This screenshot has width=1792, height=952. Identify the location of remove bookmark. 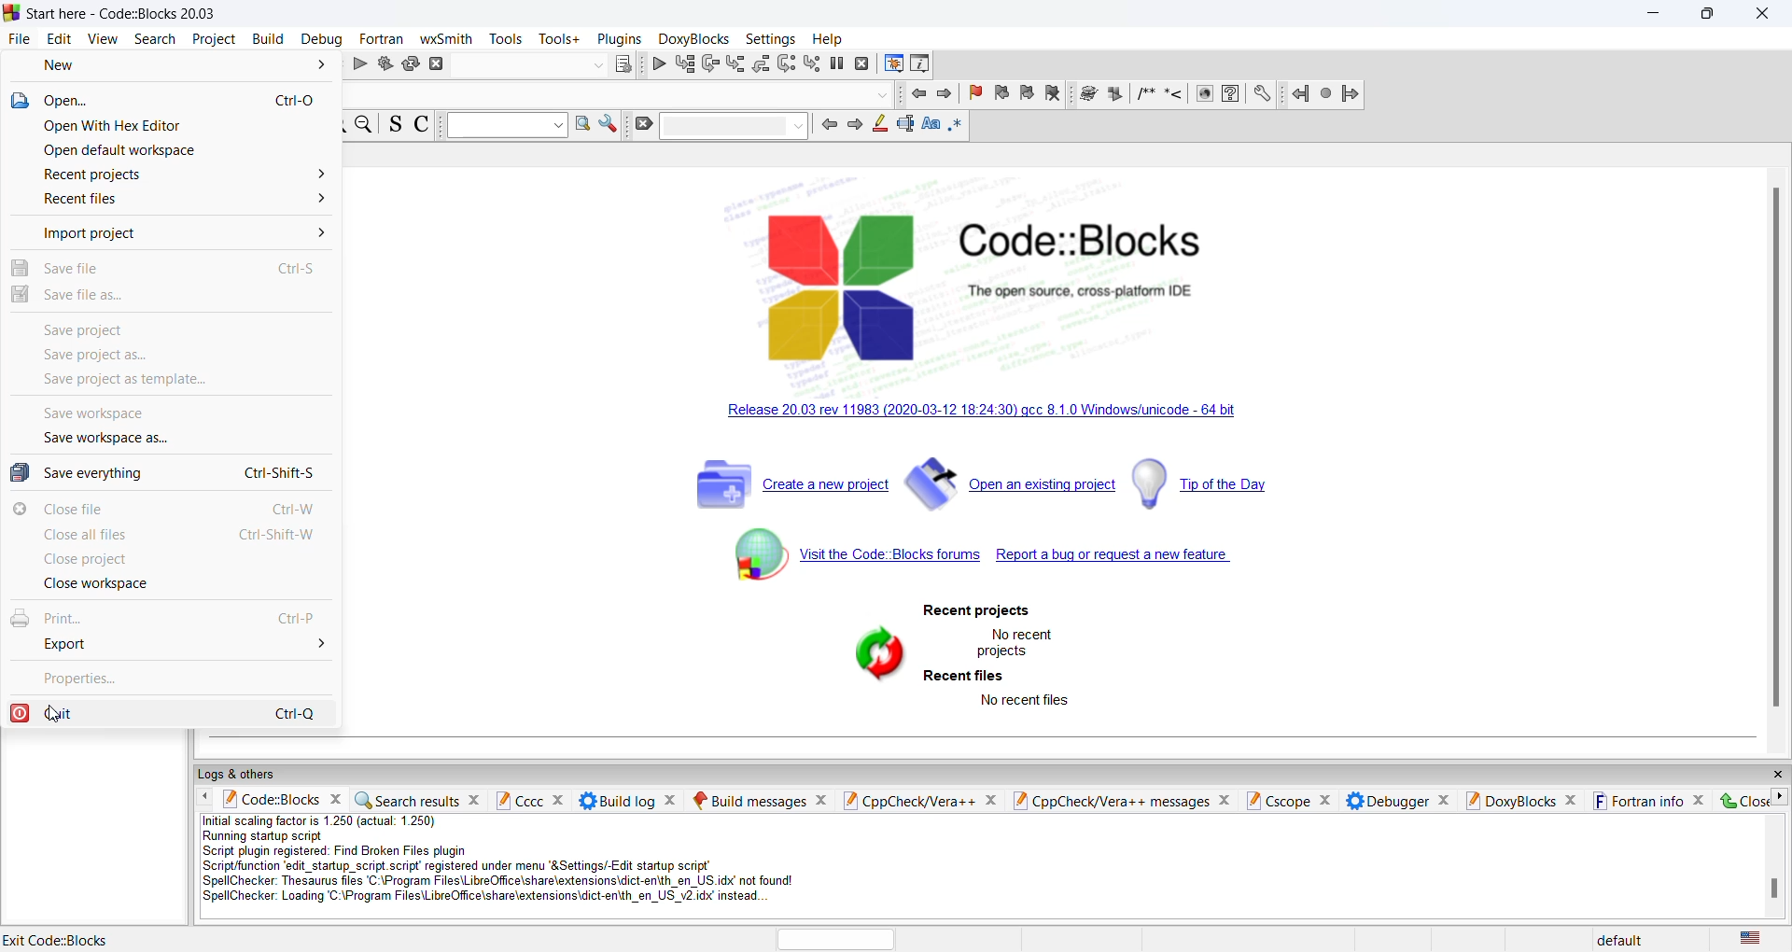
(972, 94).